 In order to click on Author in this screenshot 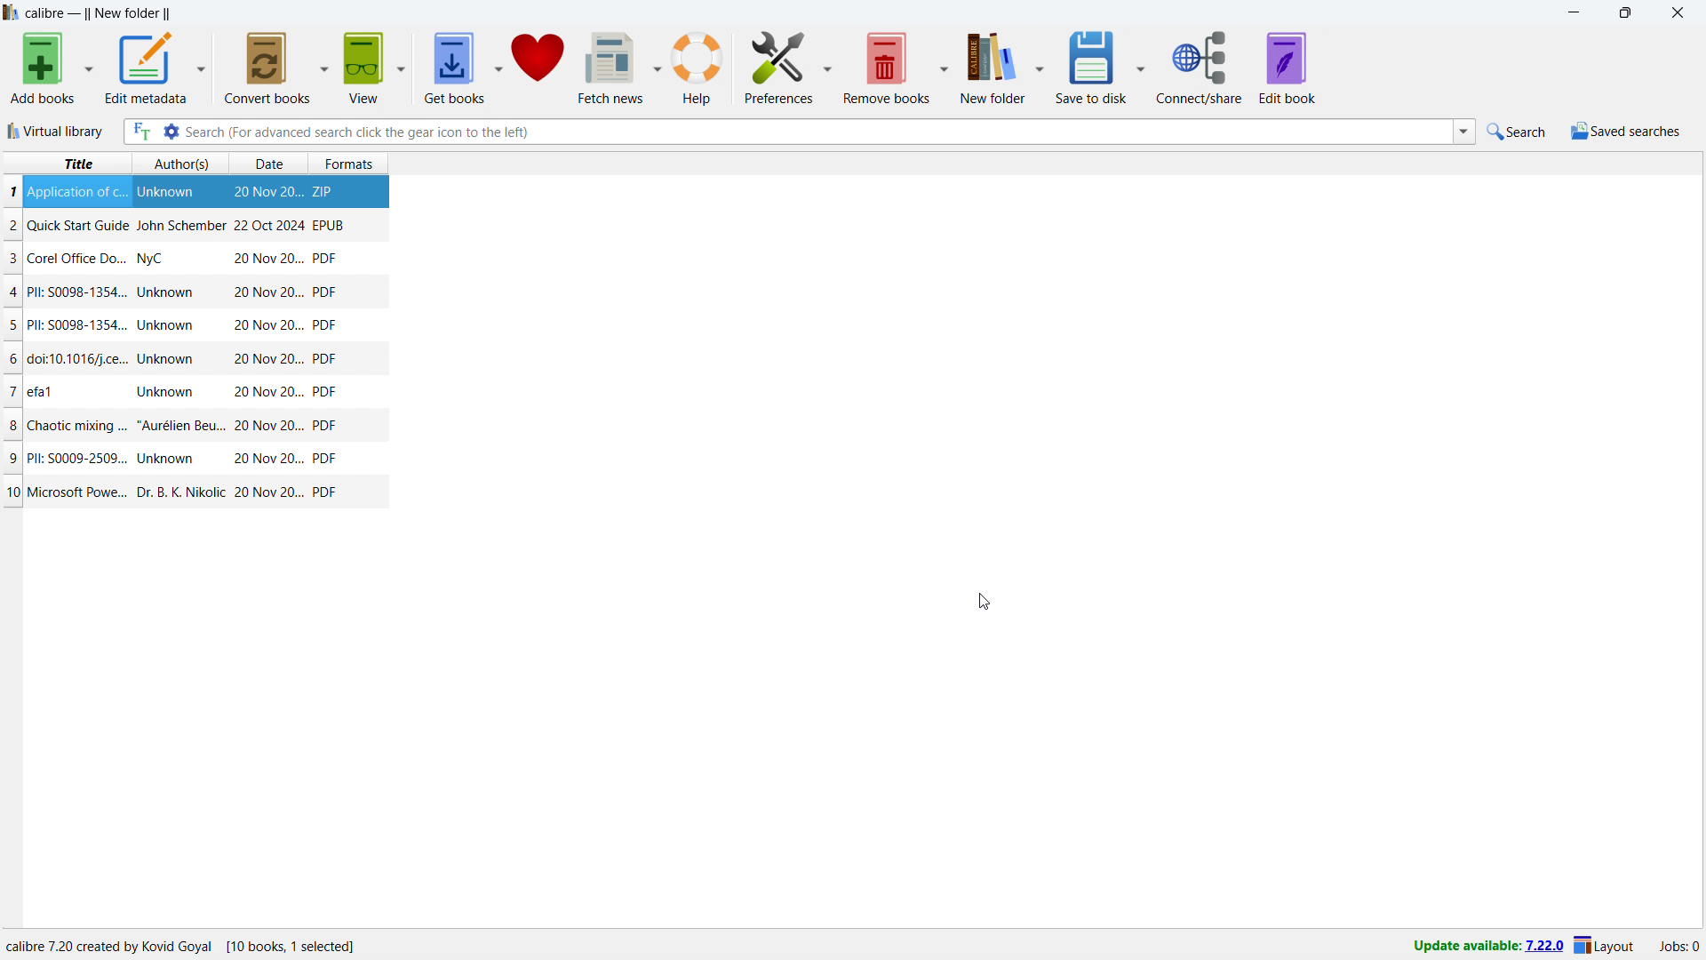, I will do `click(169, 358)`.